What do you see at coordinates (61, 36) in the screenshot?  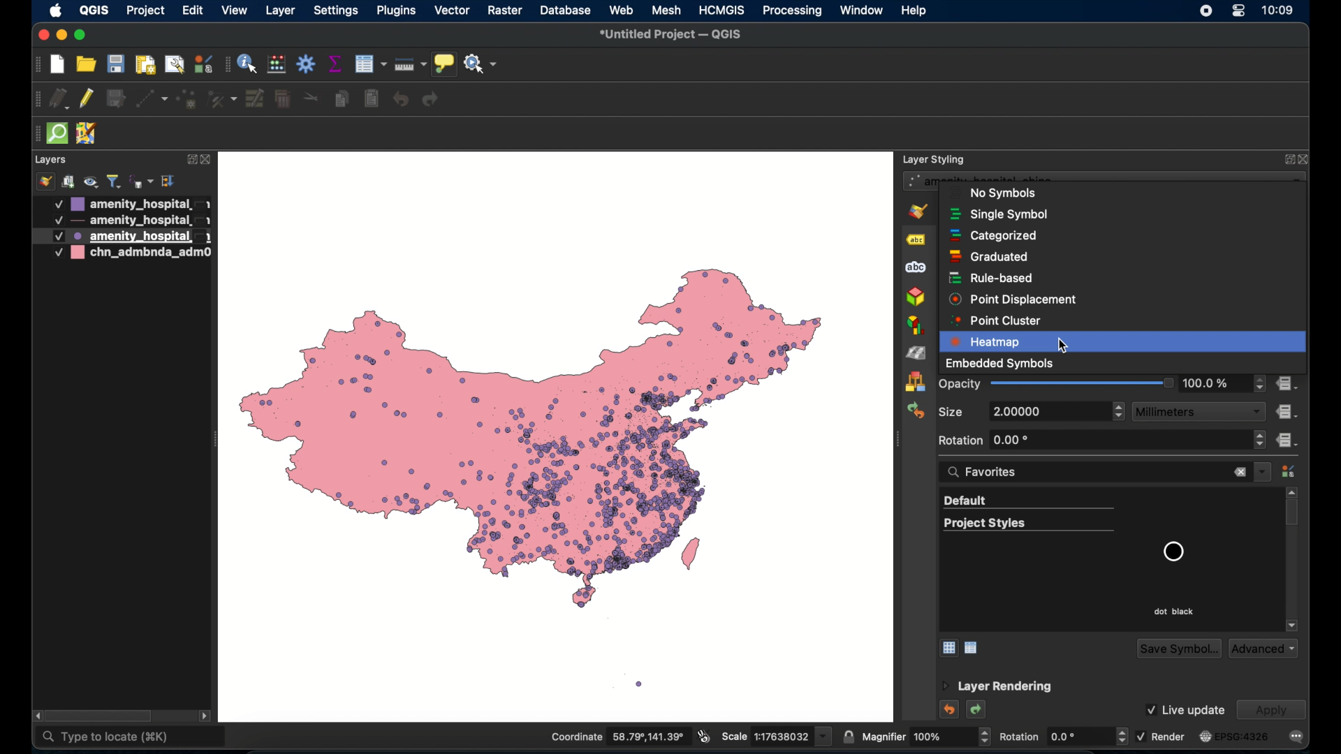 I see `minimize` at bounding box center [61, 36].